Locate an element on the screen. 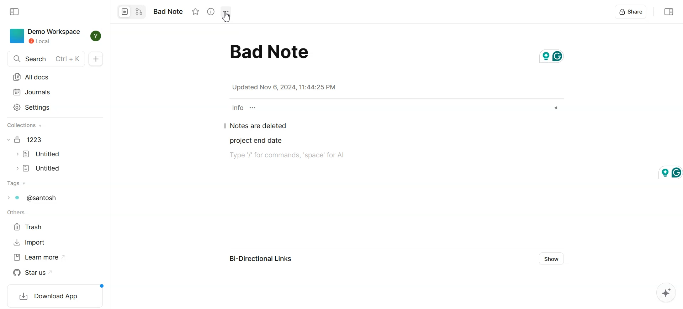 This screenshot has width=683, height=309. cursor on settings is located at coordinates (228, 17).